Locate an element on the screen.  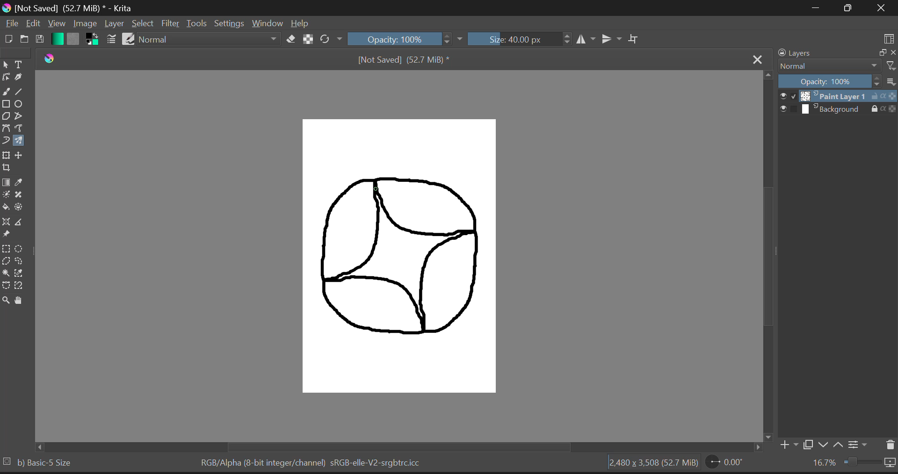
16.7% is located at coordinates (850, 465).